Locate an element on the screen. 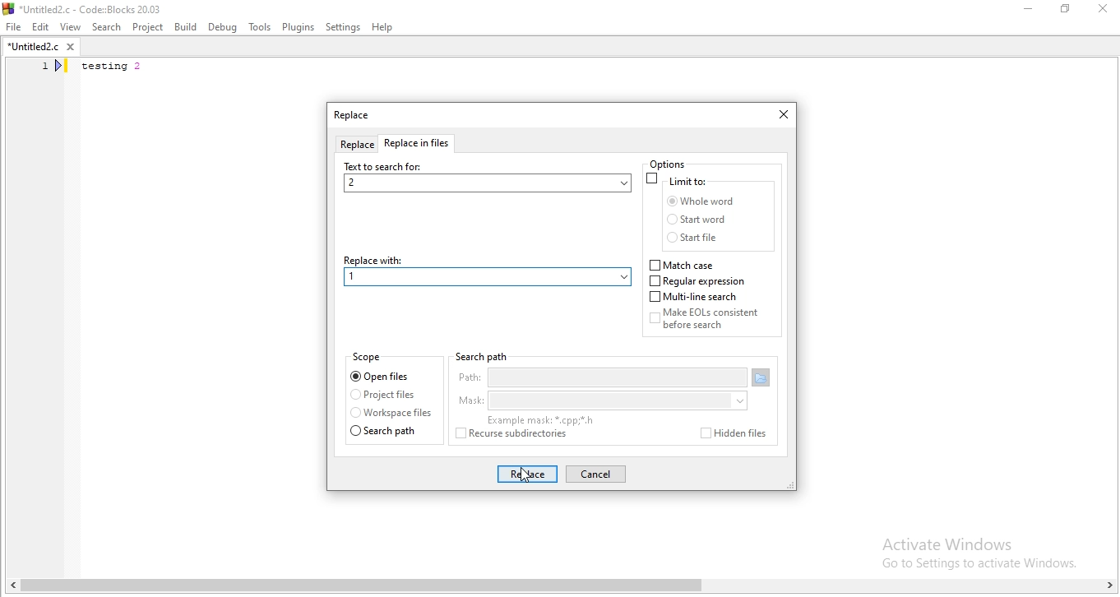 Image resolution: width=1120 pixels, height=597 pixels. open files is located at coordinates (382, 375).